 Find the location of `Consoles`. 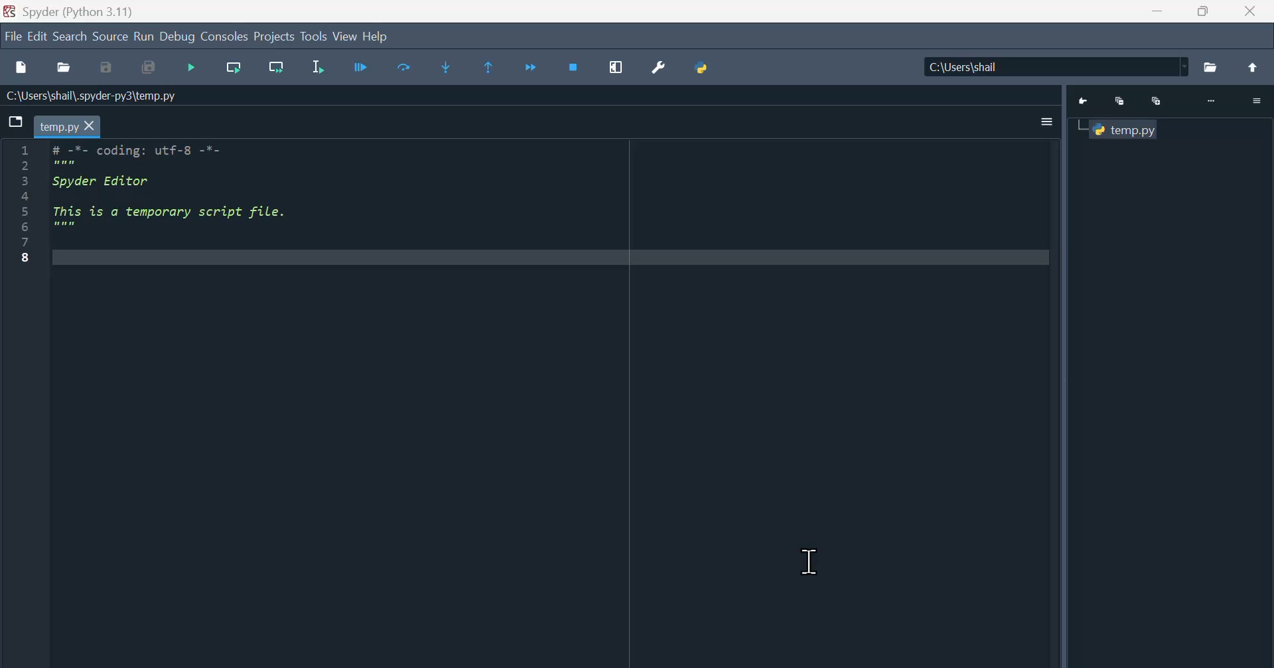

Consoles is located at coordinates (224, 35).